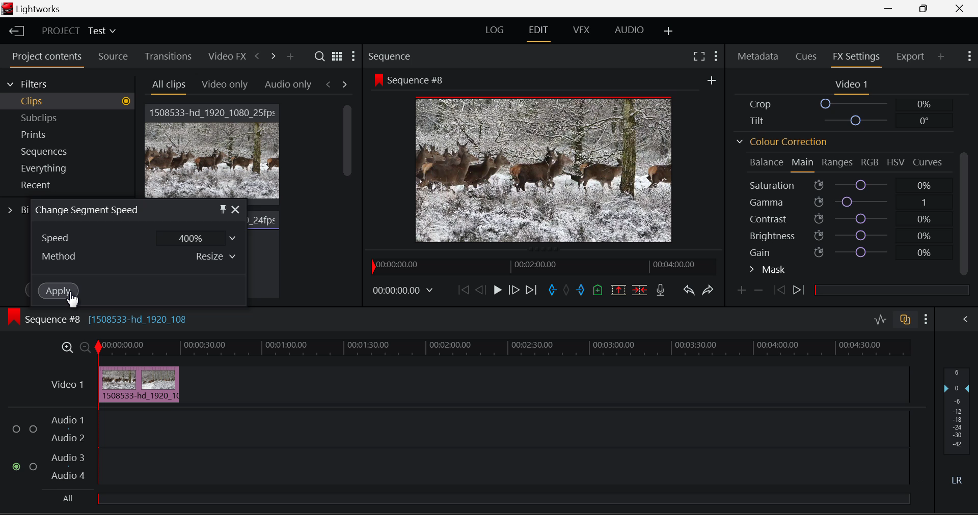 The image size is (978, 515). I want to click on Main Tab Open, so click(803, 164).